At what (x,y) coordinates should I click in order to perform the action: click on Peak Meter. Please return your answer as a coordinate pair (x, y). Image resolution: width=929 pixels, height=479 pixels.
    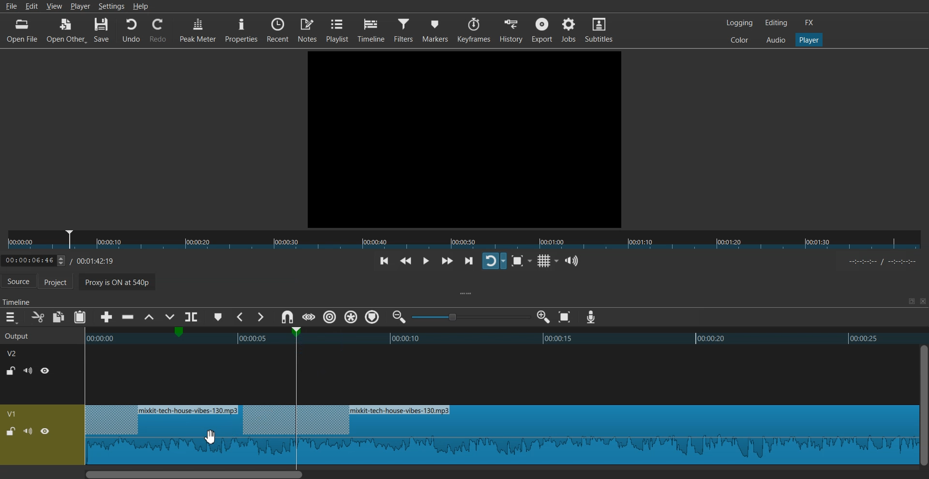
    Looking at the image, I should click on (198, 29).